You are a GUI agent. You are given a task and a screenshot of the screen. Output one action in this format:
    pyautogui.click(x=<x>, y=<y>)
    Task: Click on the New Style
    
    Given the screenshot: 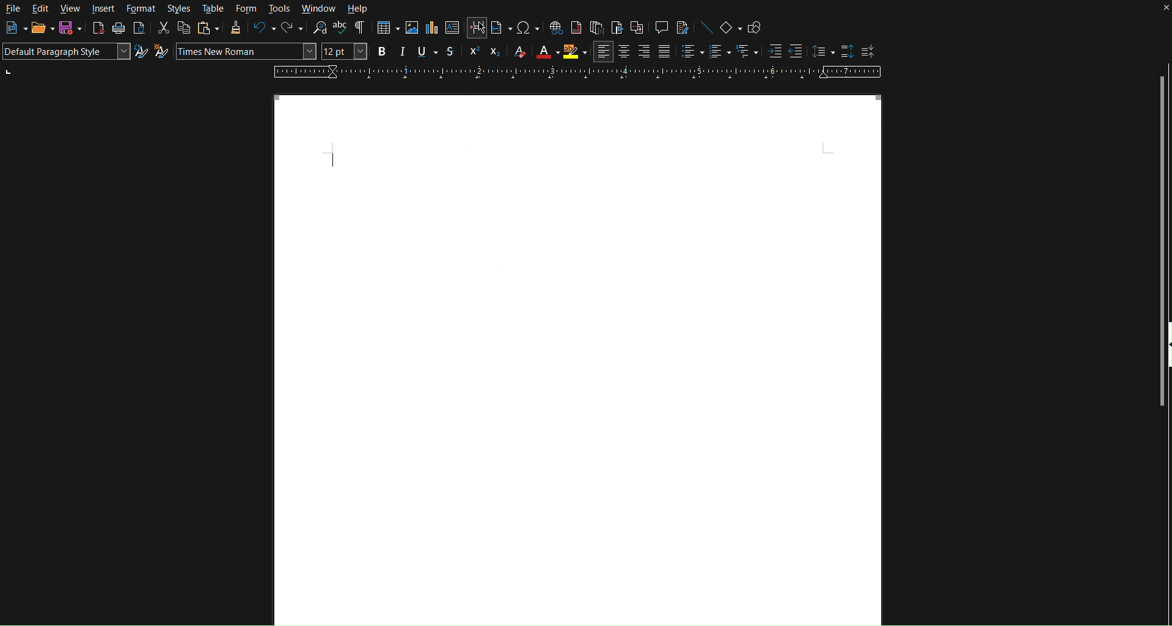 What is the action you would take?
    pyautogui.click(x=161, y=52)
    